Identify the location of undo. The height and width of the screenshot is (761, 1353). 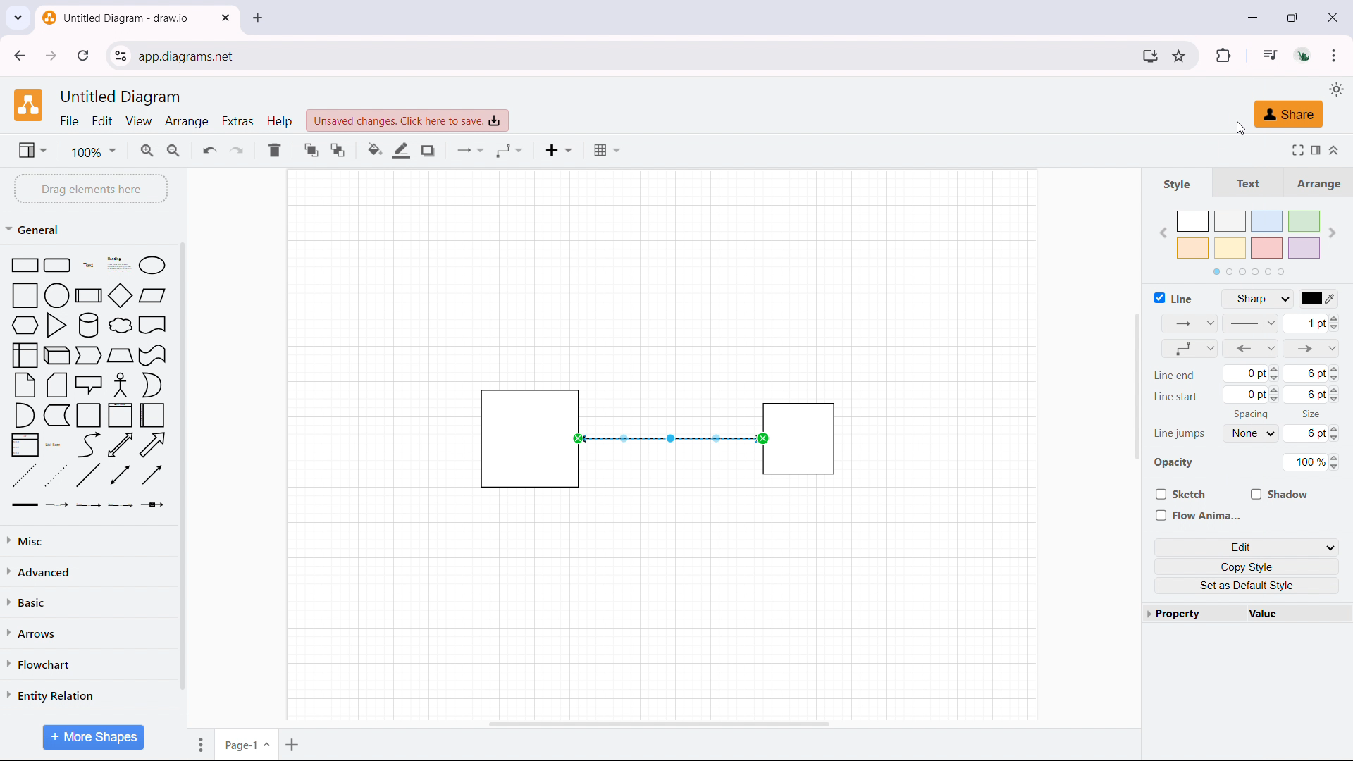
(210, 149).